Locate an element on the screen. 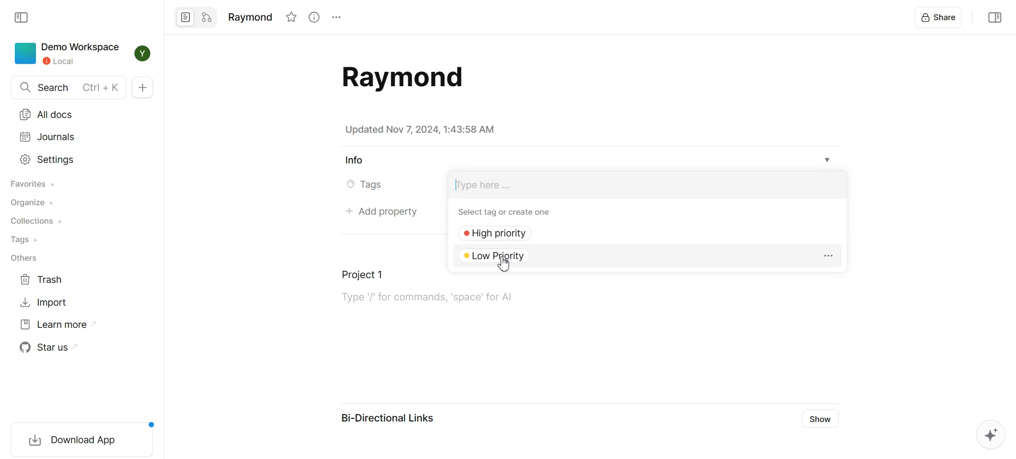  Suggestion is located at coordinates (986, 436).